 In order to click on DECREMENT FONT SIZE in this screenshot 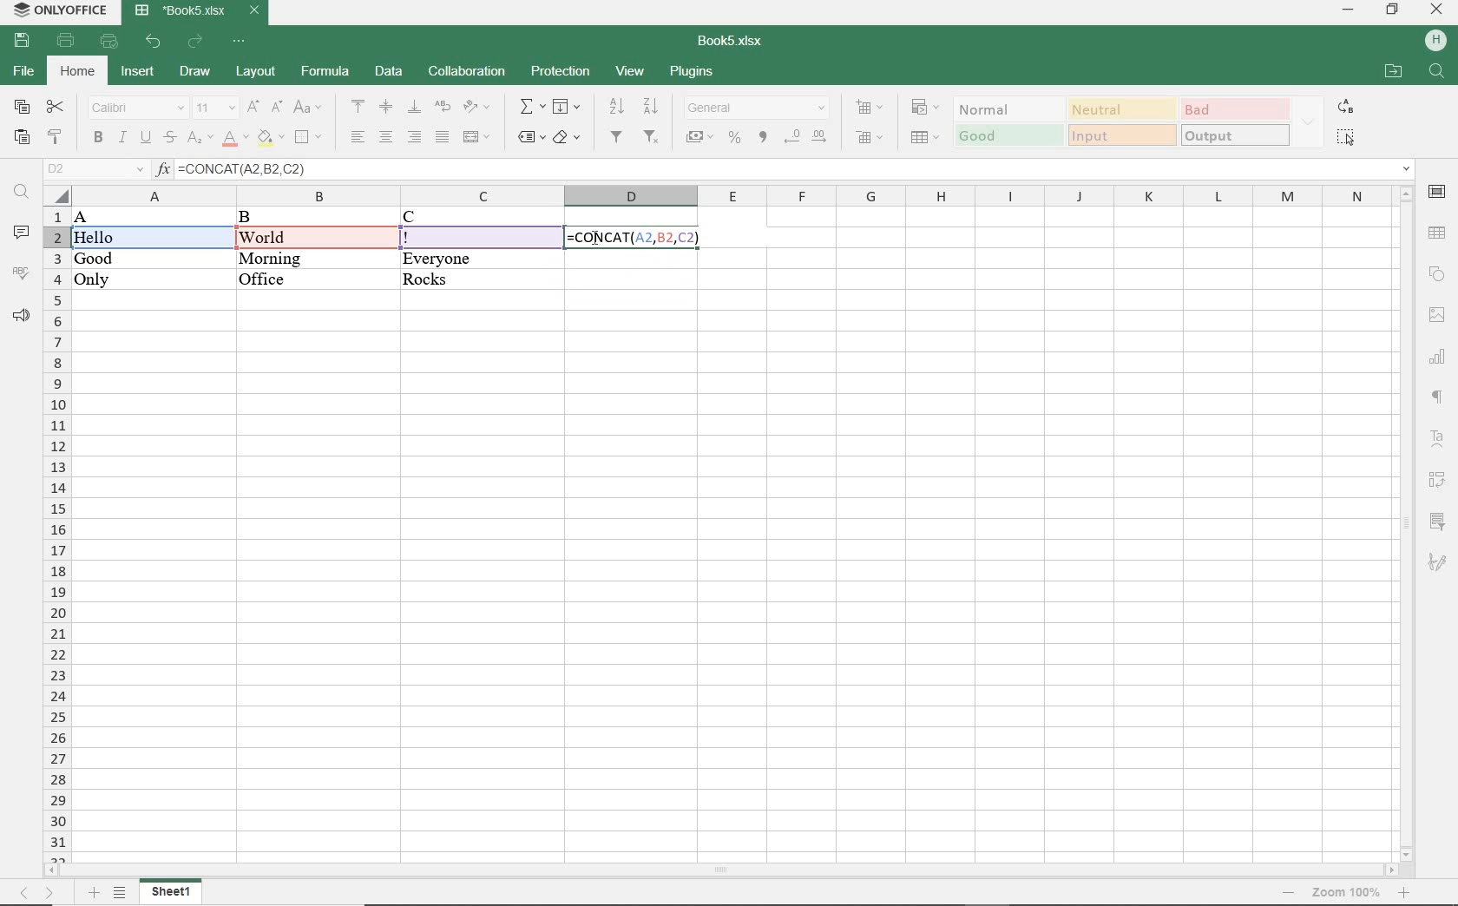, I will do `click(277, 110)`.